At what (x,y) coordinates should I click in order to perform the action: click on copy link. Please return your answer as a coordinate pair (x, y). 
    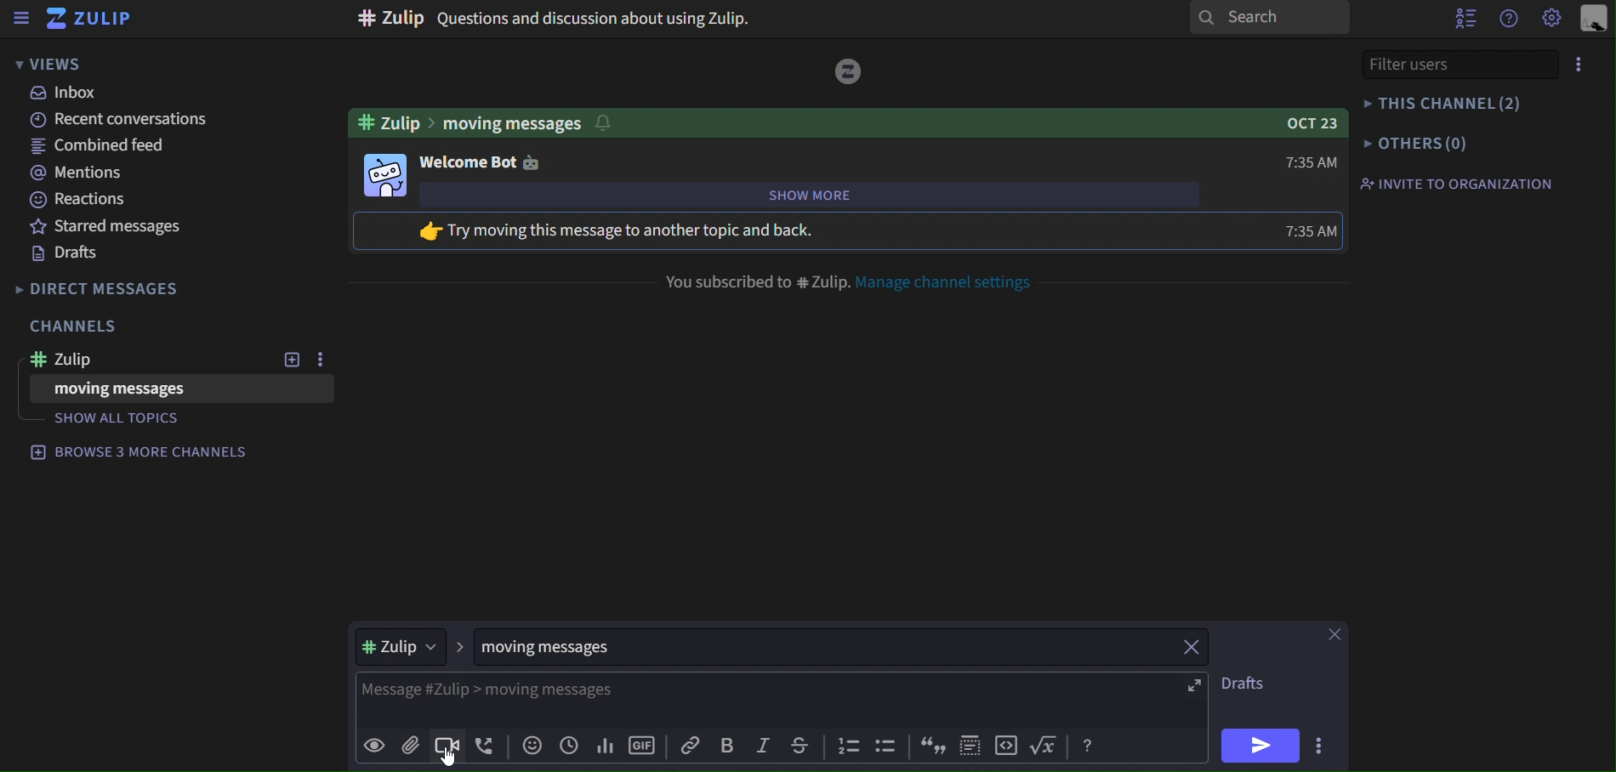
    Looking at the image, I should click on (691, 747).